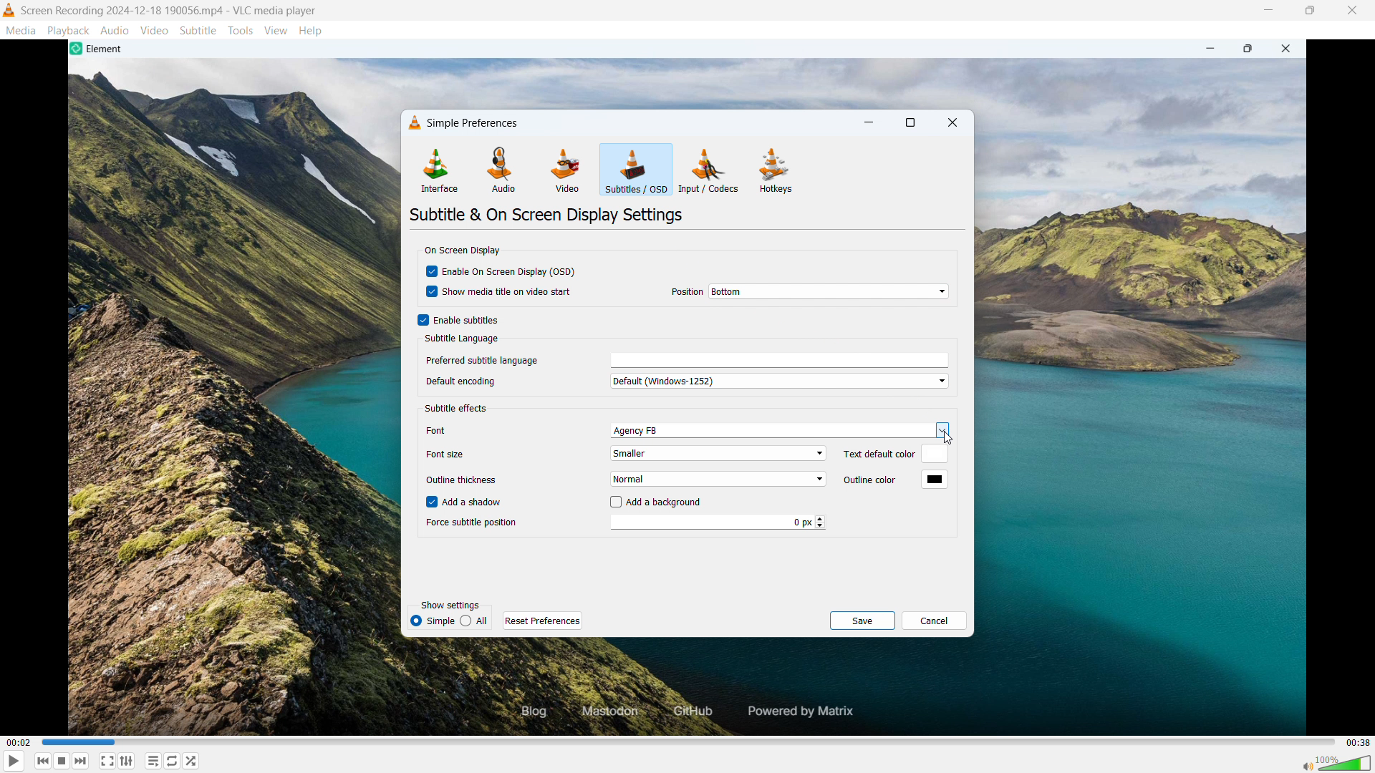  Describe the element at coordinates (127, 761) in the screenshot. I see `toggle playlist` at that location.